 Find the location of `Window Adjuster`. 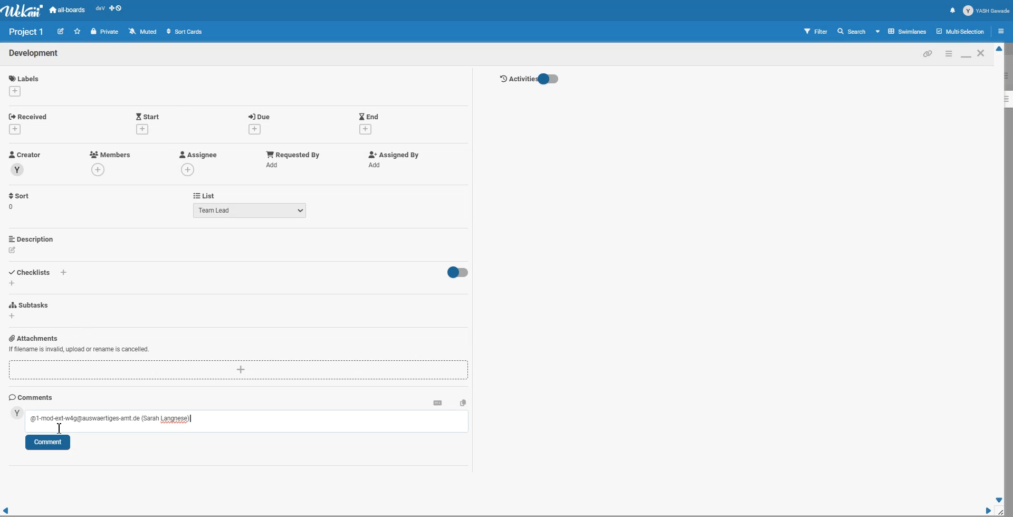

Window Adjuster is located at coordinates (1003, 512).